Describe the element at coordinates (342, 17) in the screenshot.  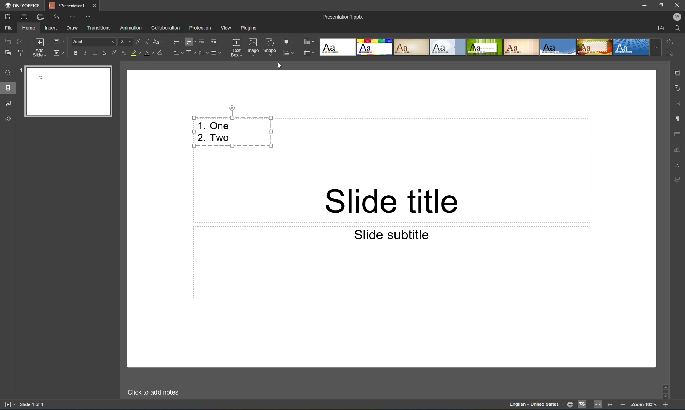
I see `Presentation1.pptx` at that location.